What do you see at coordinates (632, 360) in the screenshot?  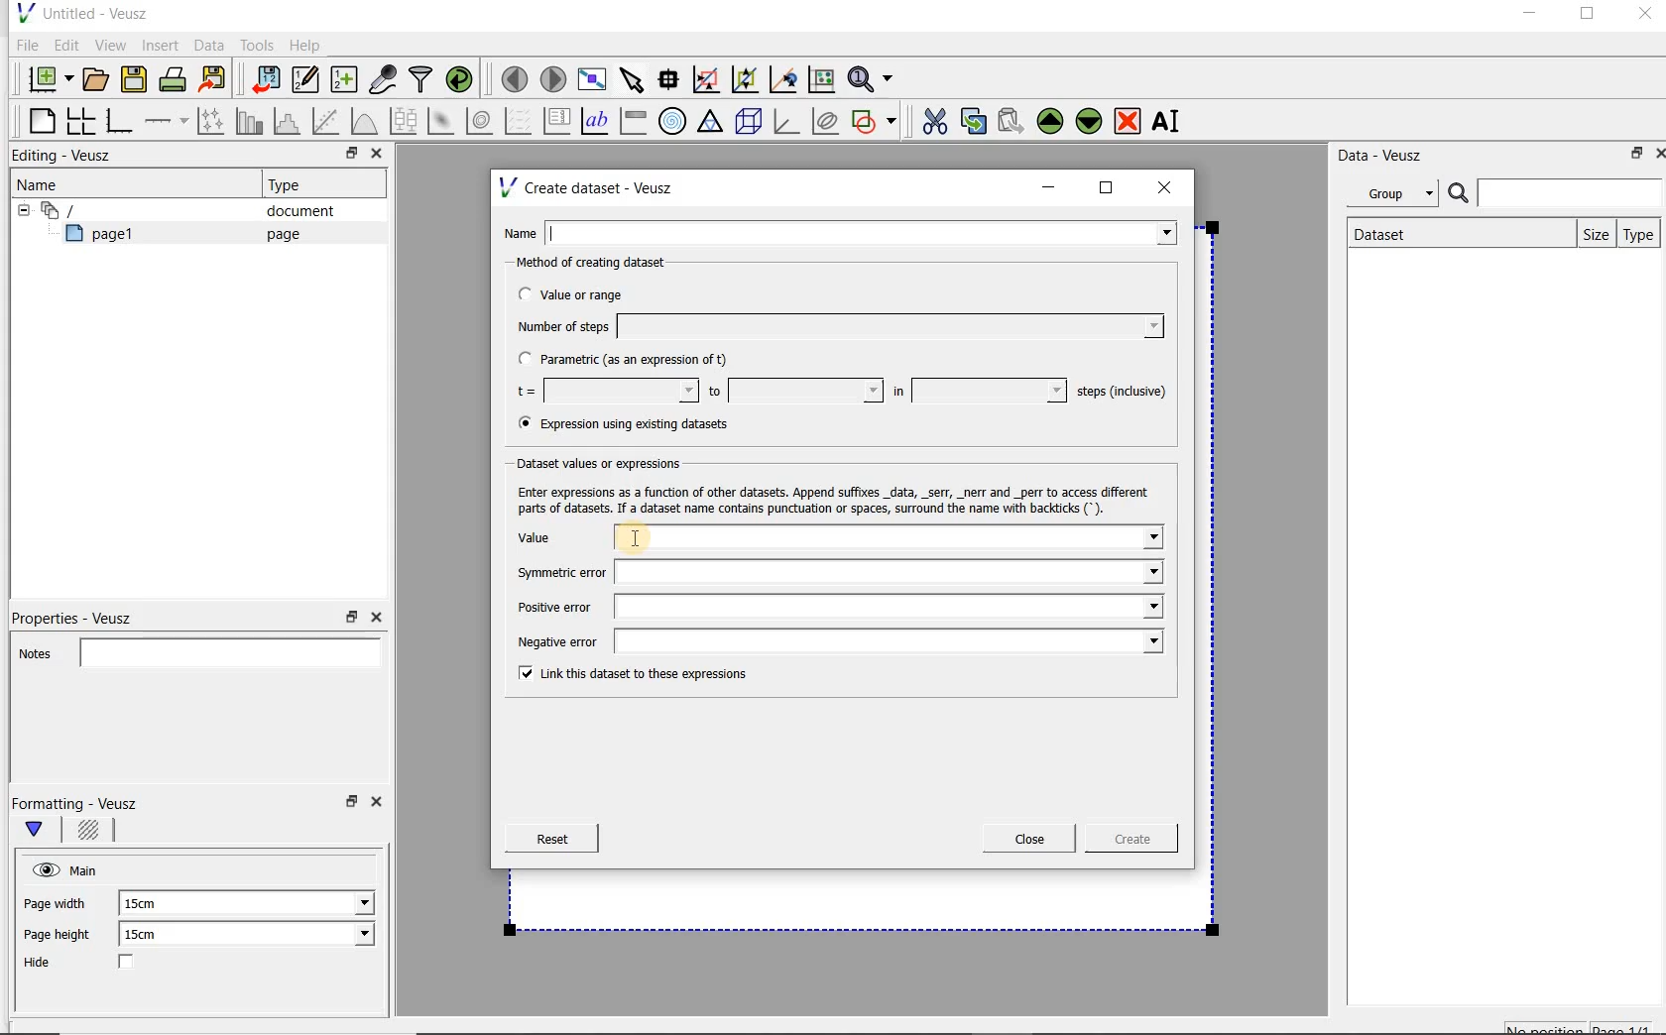 I see `Parametric (as an expression of t)` at bounding box center [632, 360].